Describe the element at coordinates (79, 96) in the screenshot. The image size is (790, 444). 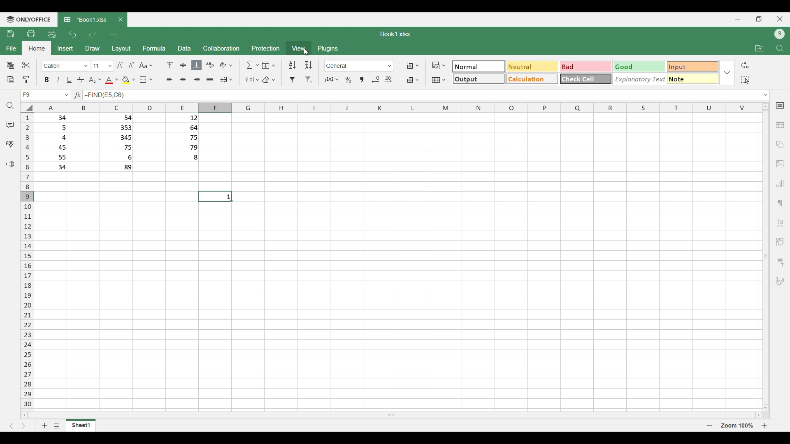
I see `input formula` at that location.